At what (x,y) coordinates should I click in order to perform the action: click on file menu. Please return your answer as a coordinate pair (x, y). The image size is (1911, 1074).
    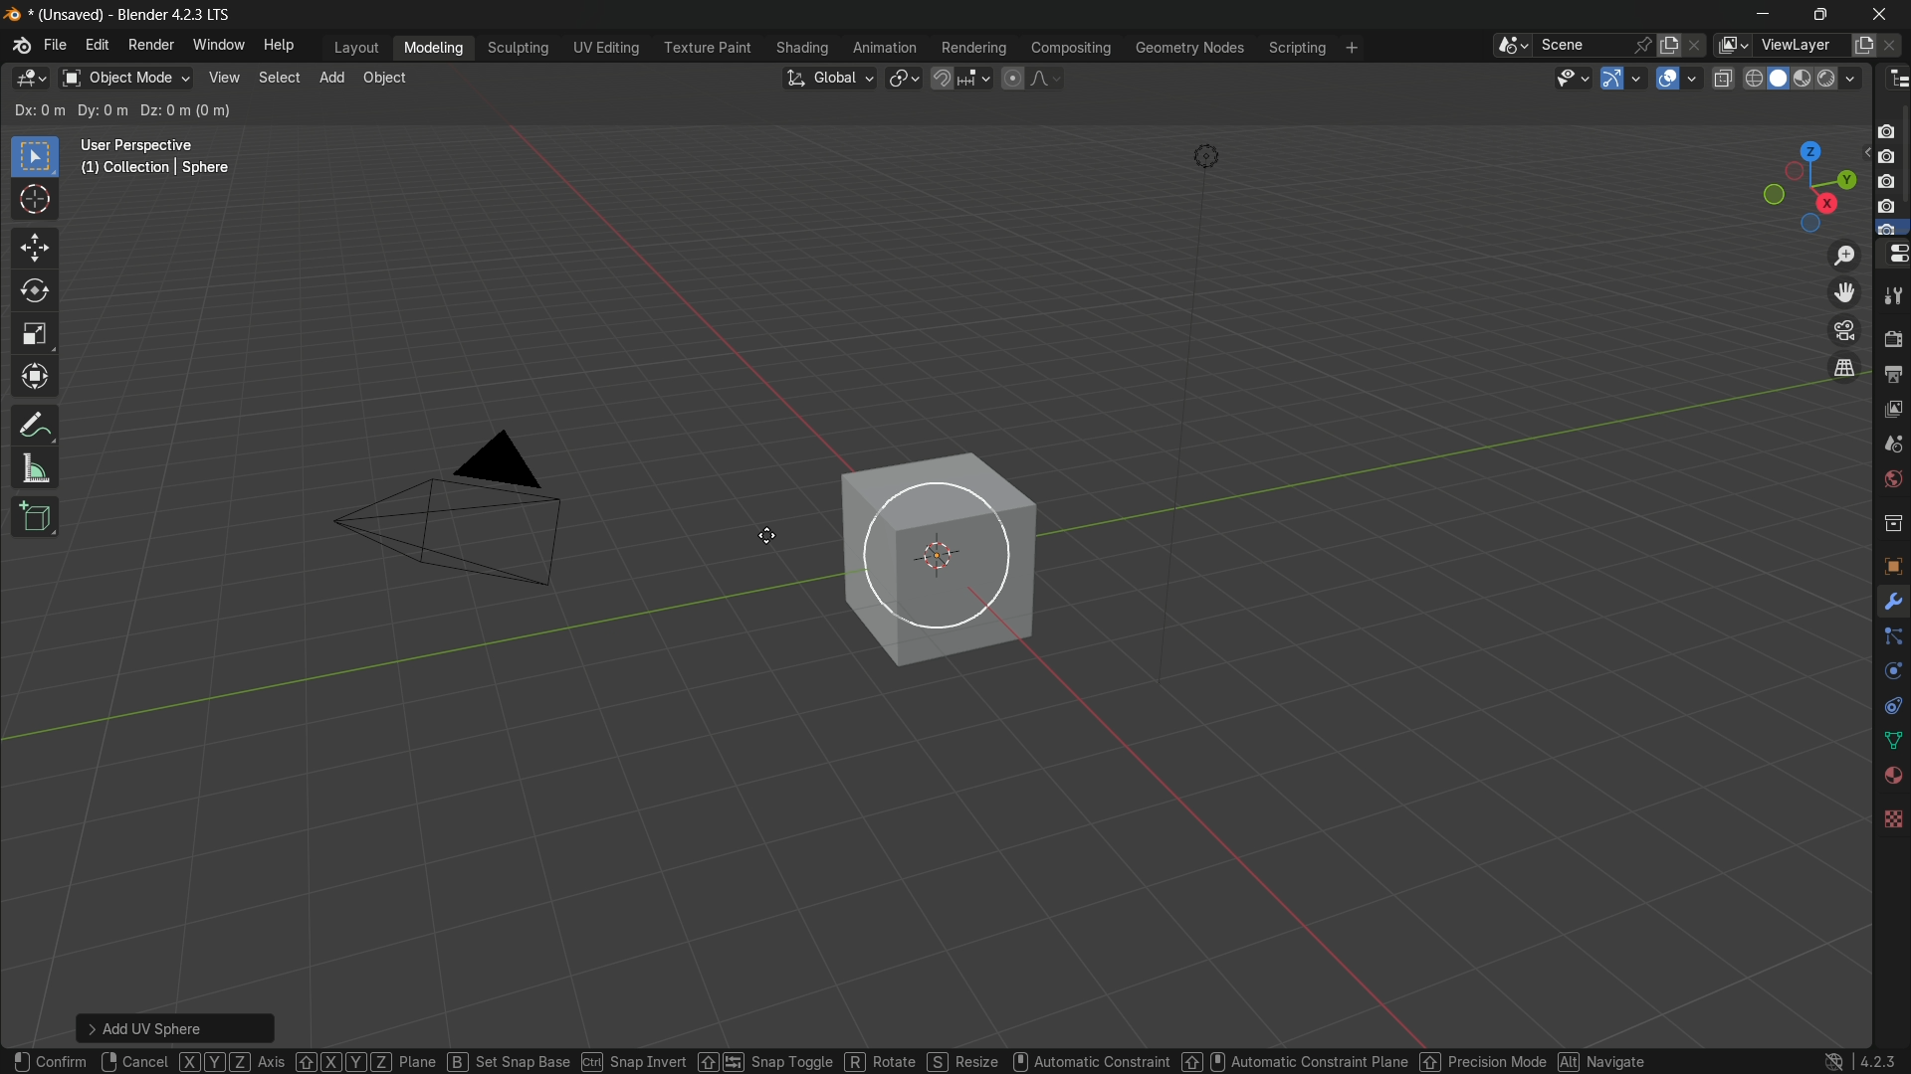
    Looking at the image, I should click on (57, 46).